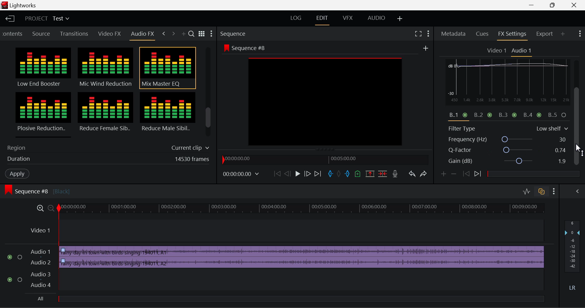 This screenshot has height=308, width=585. What do you see at coordinates (208, 93) in the screenshot?
I see `Scroll Bar` at bounding box center [208, 93].